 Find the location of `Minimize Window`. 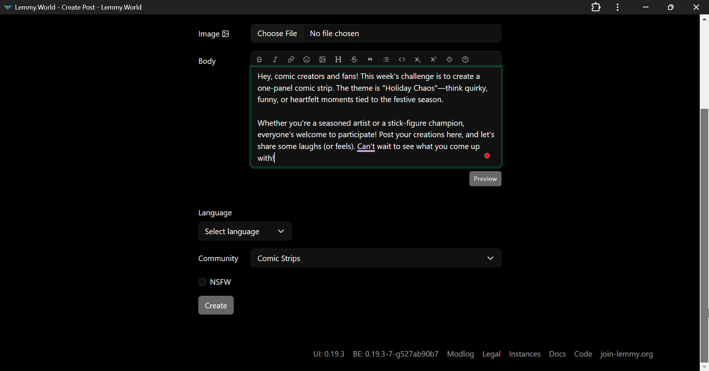

Minimize Window is located at coordinates (671, 7).